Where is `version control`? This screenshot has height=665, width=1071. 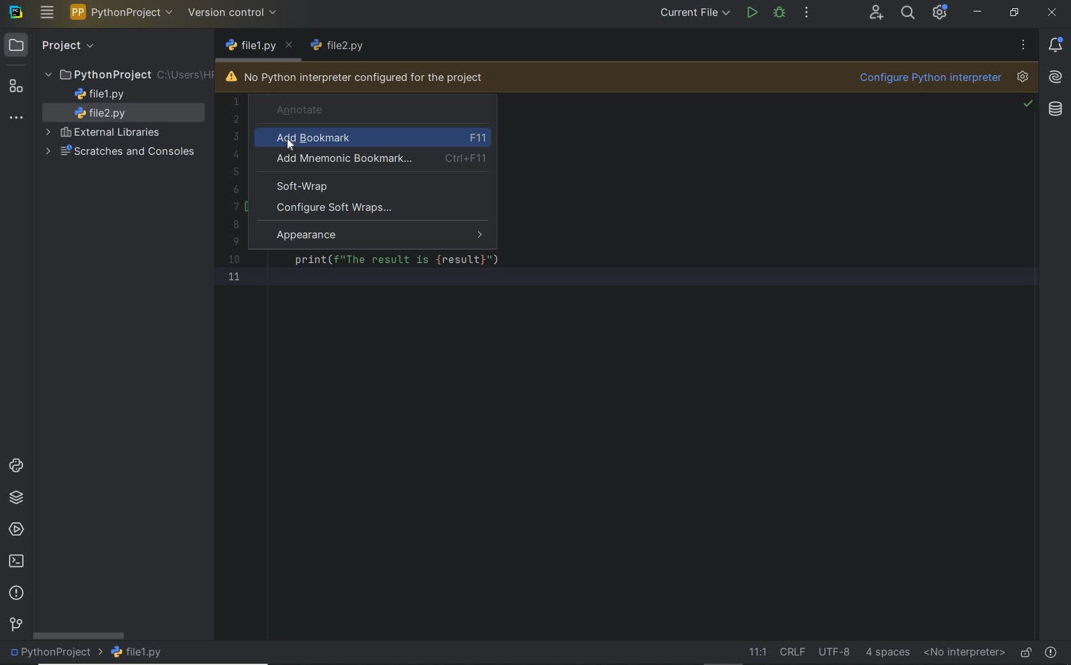
version control is located at coordinates (235, 14).